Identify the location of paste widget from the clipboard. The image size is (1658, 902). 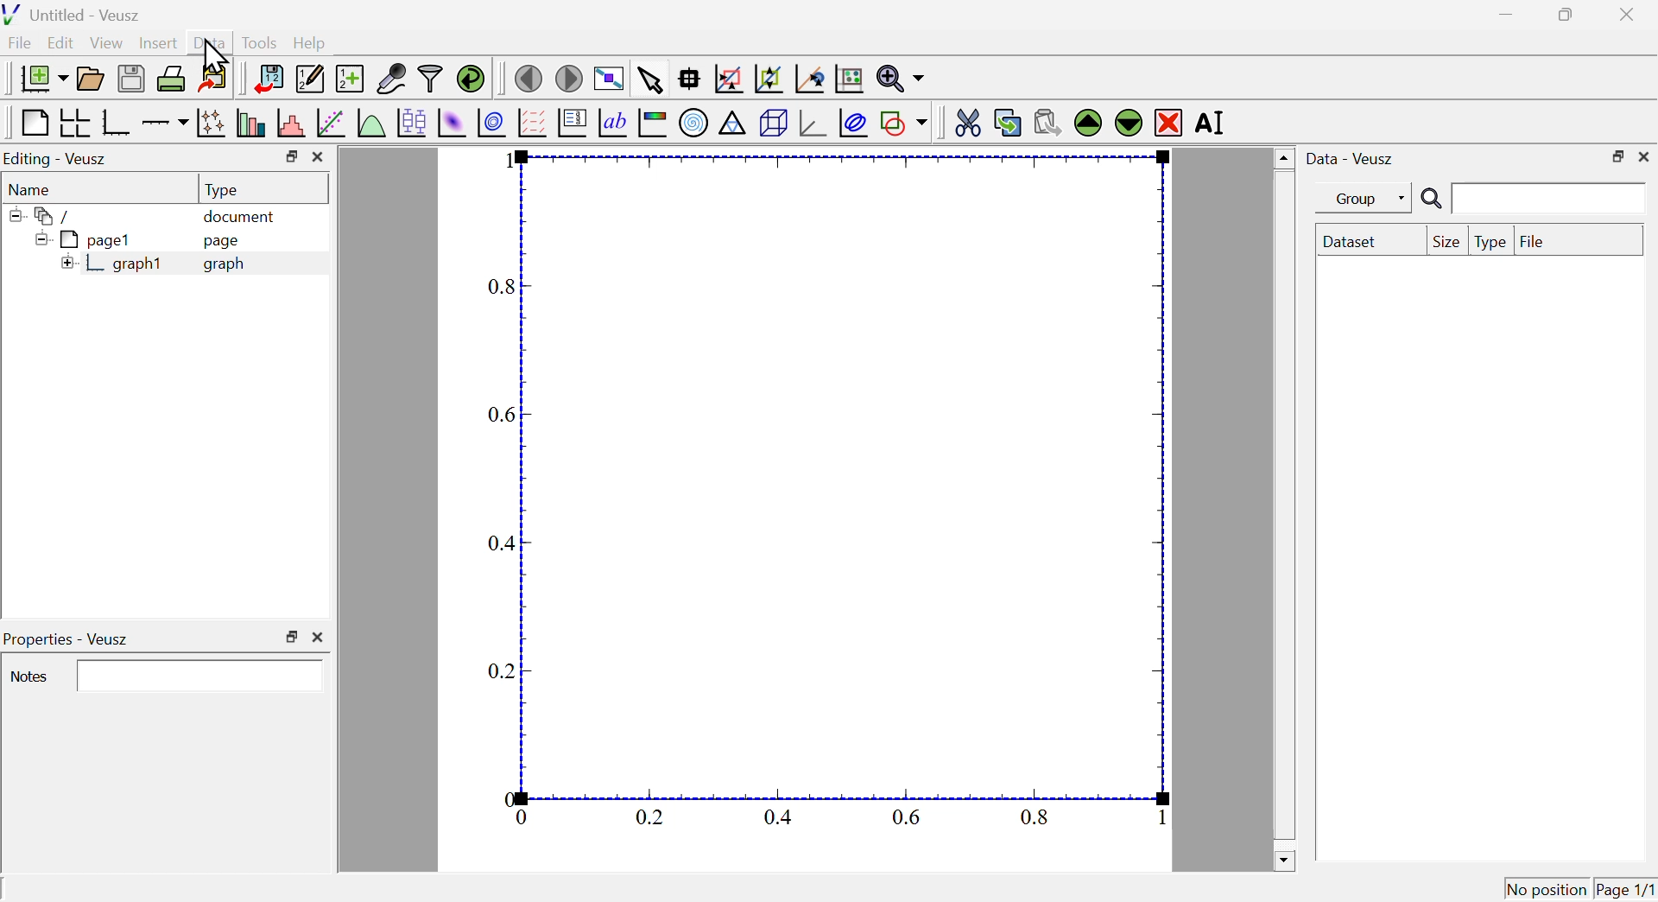
(1048, 120).